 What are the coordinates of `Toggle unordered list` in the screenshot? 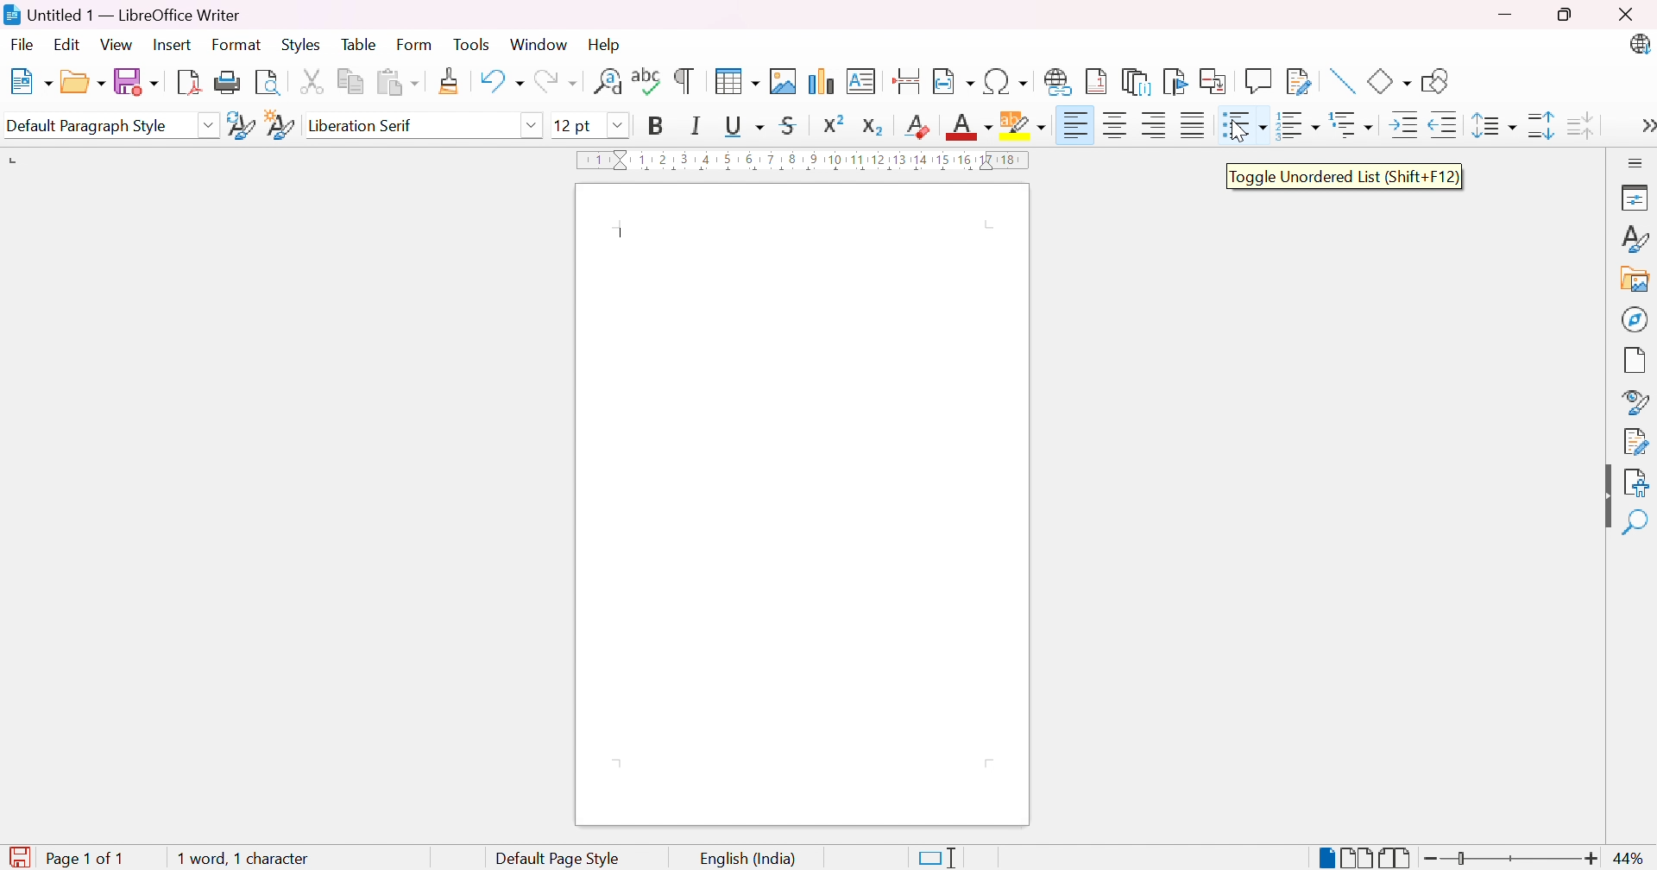 It's located at (1245, 125).